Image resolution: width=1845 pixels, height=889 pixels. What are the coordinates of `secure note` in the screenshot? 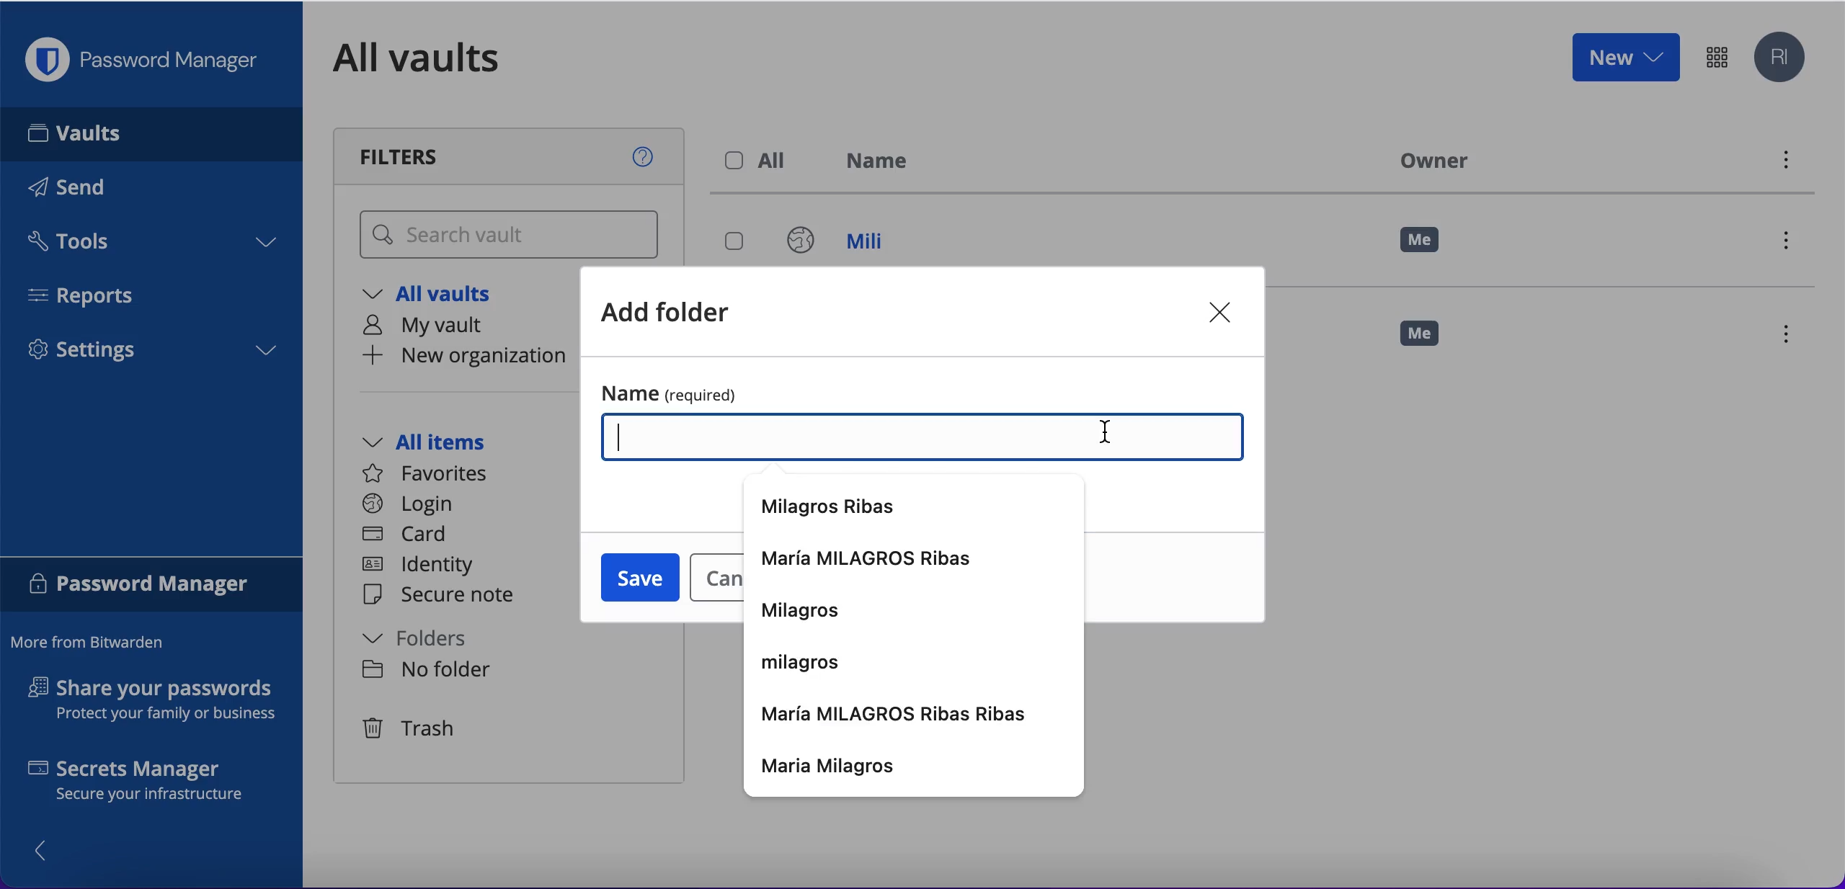 It's located at (445, 596).